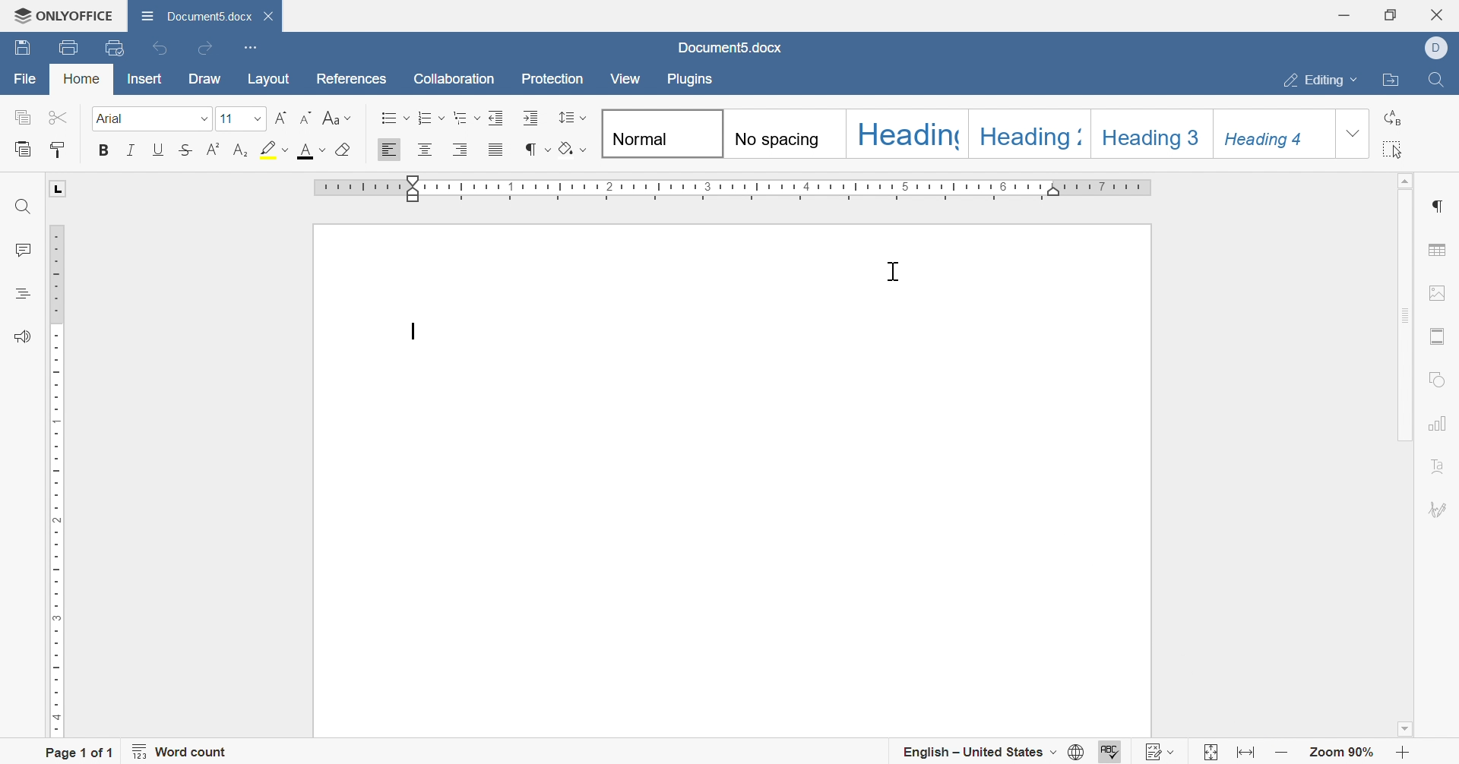 The height and width of the screenshot is (764, 1459). I want to click on layout, so click(269, 78).